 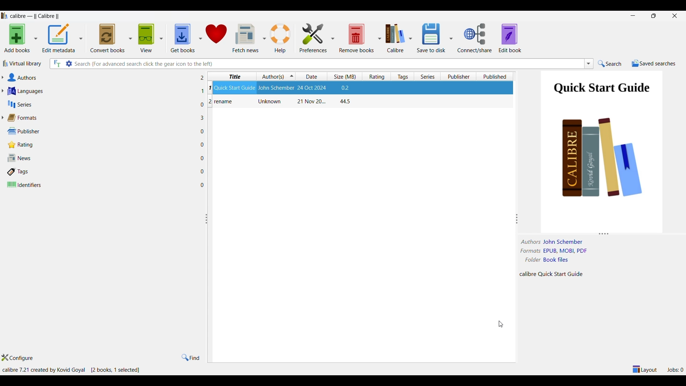 What do you see at coordinates (209, 264) in the screenshot?
I see `Change width of panels attached to this line` at bounding box center [209, 264].